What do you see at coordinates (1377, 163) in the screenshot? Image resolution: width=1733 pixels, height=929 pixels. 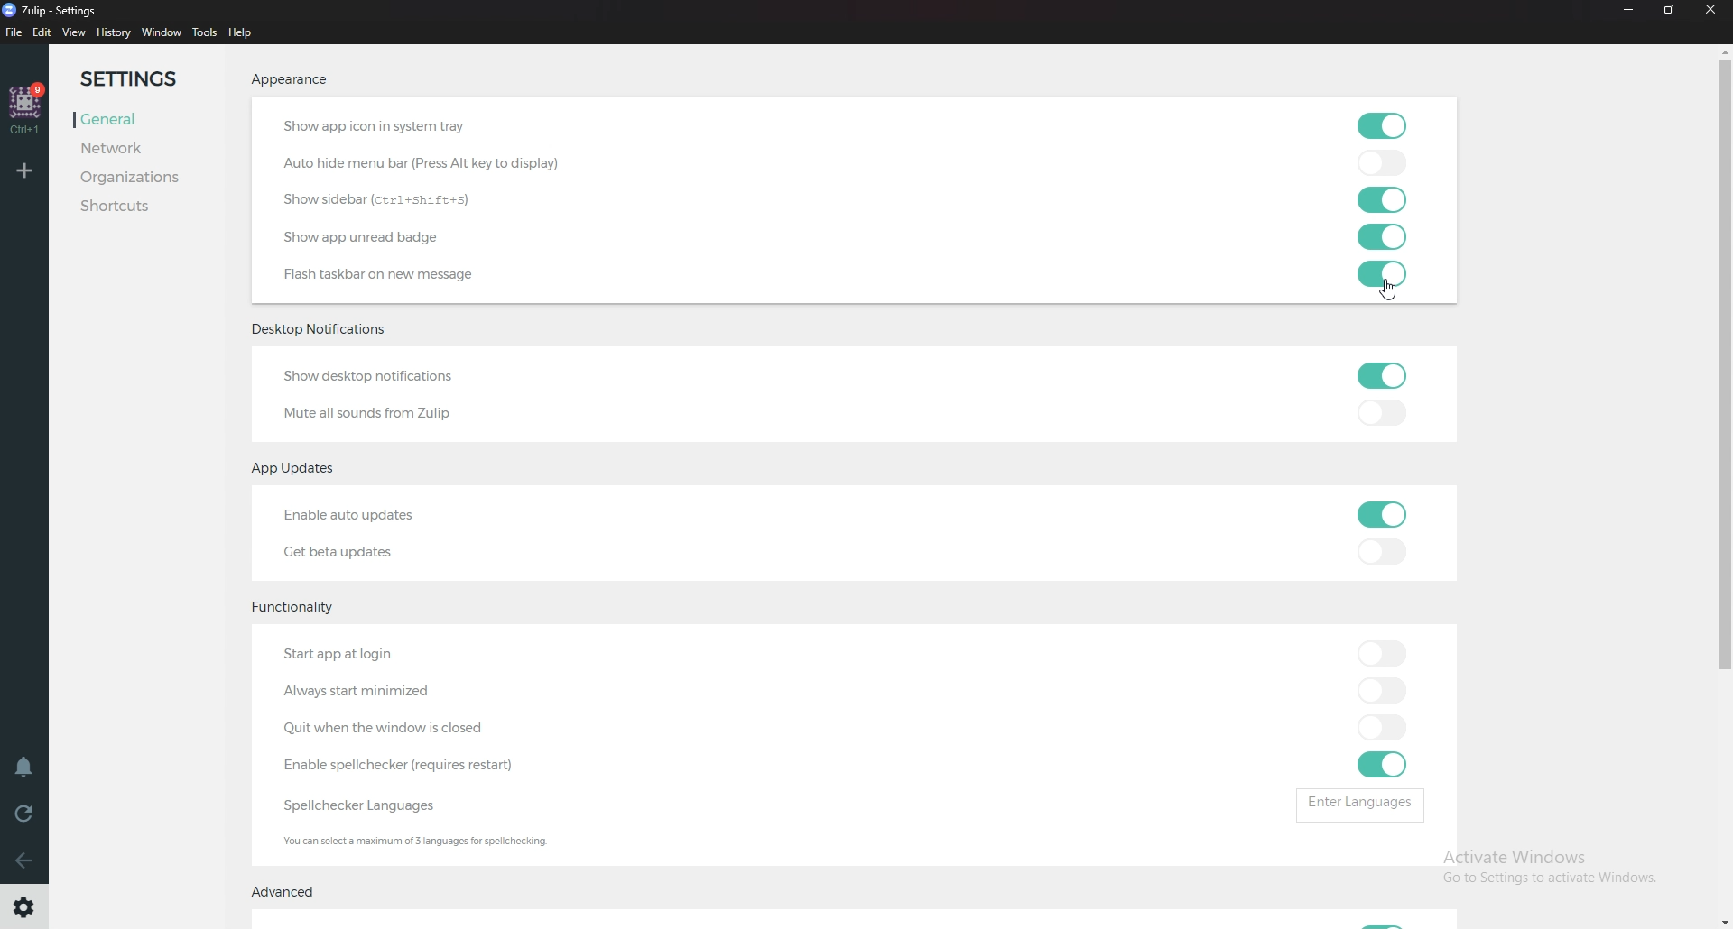 I see `toggle` at bounding box center [1377, 163].